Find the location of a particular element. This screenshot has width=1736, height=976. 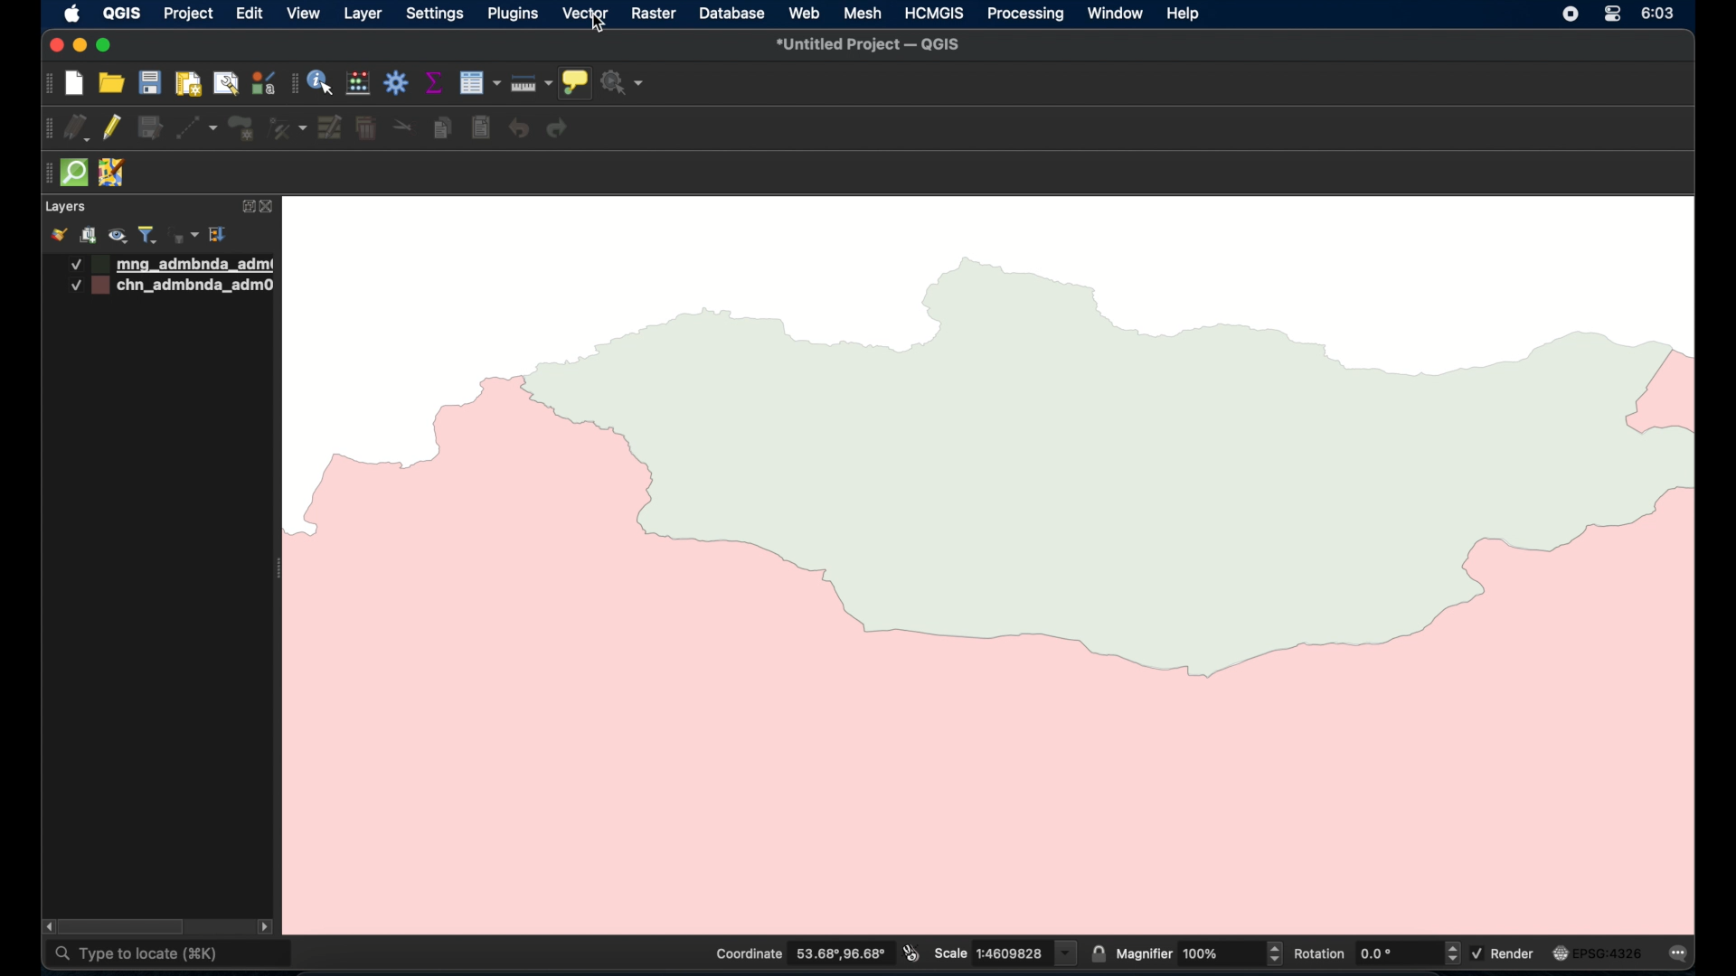

plugins is located at coordinates (512, 13).